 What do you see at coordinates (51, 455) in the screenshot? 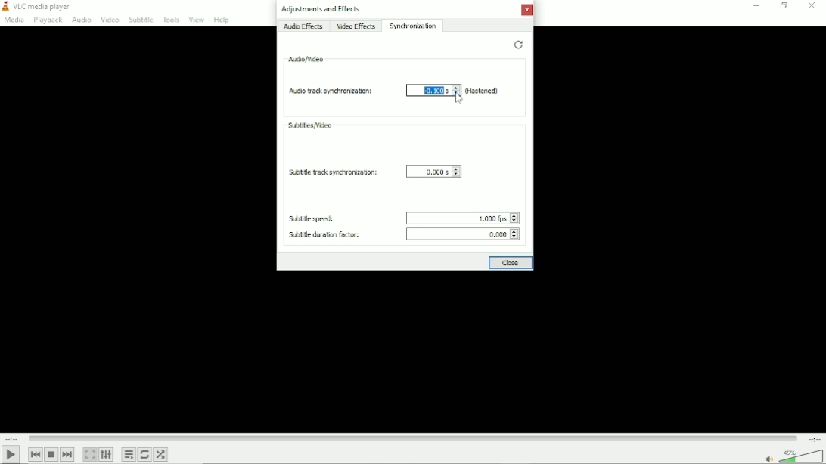
I see `Stop playlist` at bounding box center [51, 455].